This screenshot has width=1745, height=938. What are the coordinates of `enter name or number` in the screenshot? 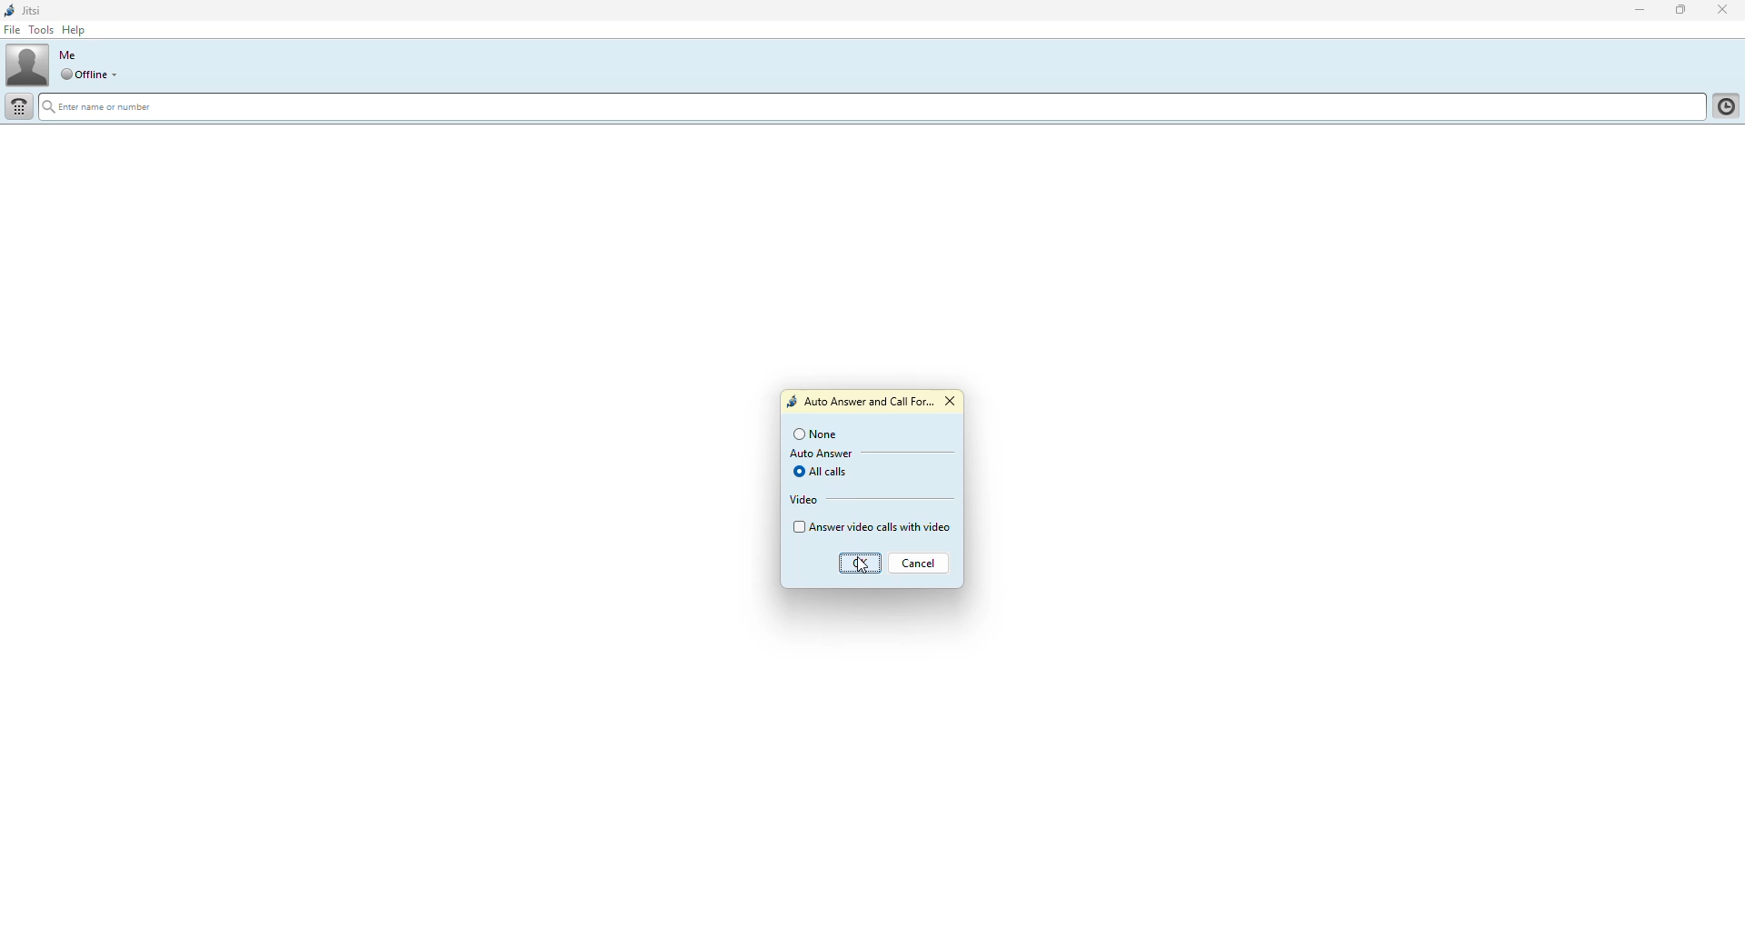 It's located at (104, 109).